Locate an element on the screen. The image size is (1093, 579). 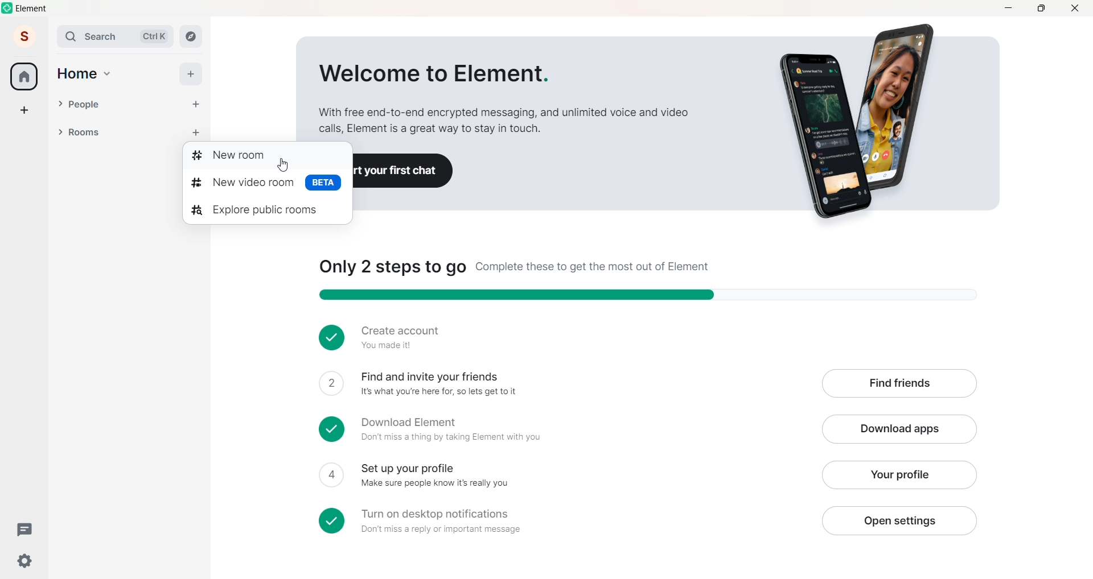
Download Element
Don't miss a thing by taking Element with you is located at coordinates (564, 430).